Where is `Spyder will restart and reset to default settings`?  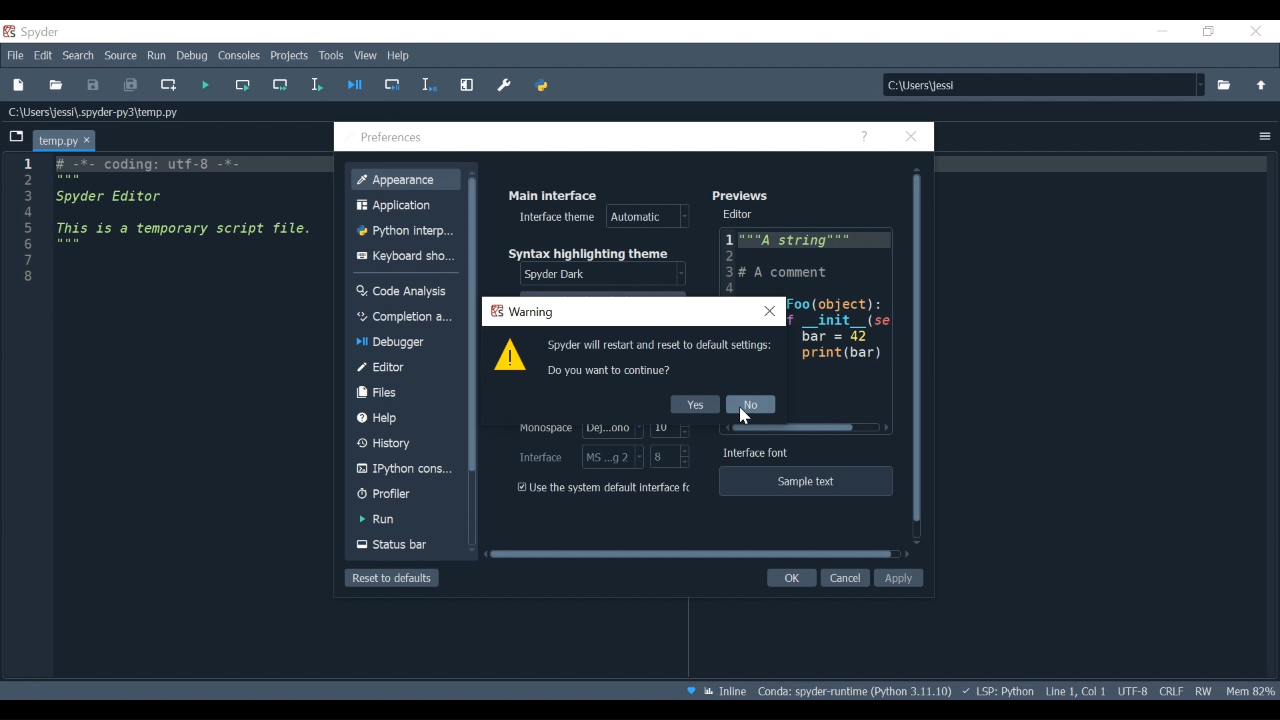
Spyder will restart and reset to default settings is located at coordinates (661, 347).